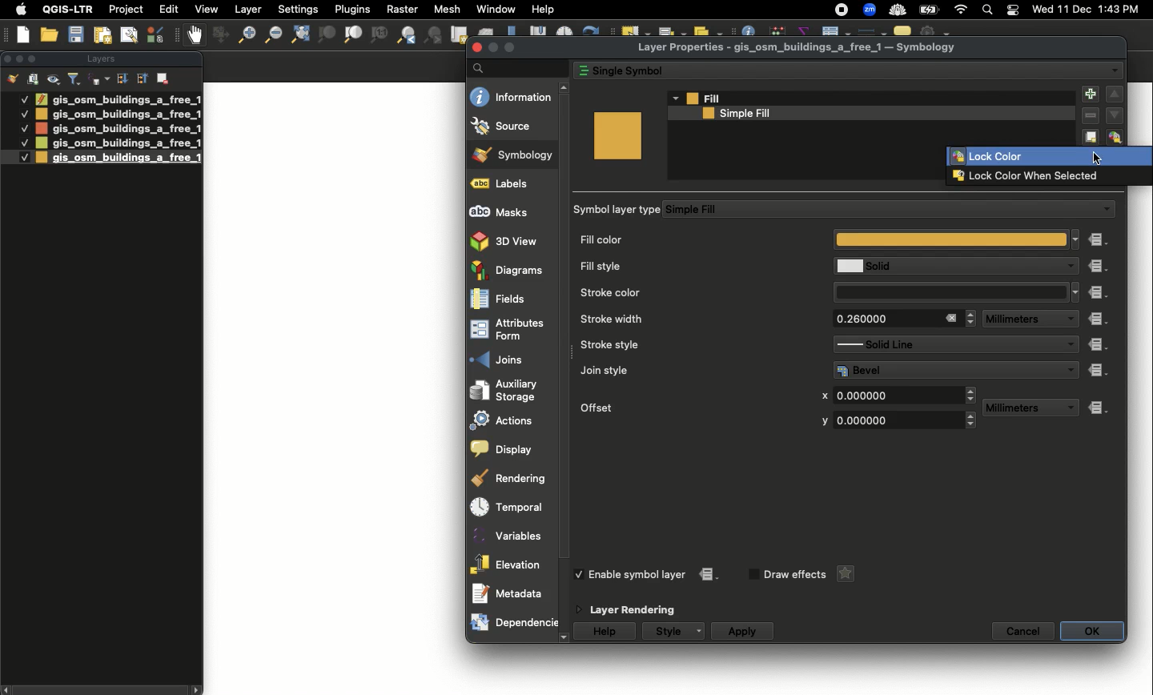  Describe the element at coordinates (510, 46) in the screenshot. I see `maximize` at that location.